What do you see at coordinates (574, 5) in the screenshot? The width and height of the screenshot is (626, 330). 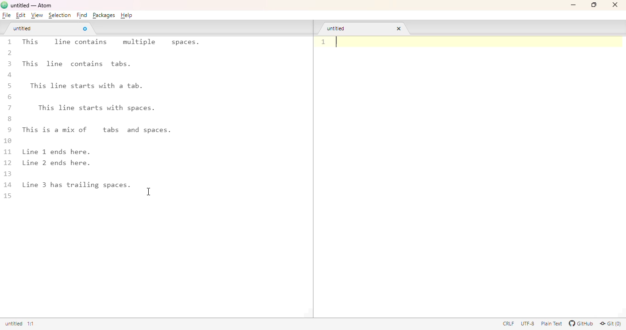 I see `minimize` at bounding box center [574, 5].